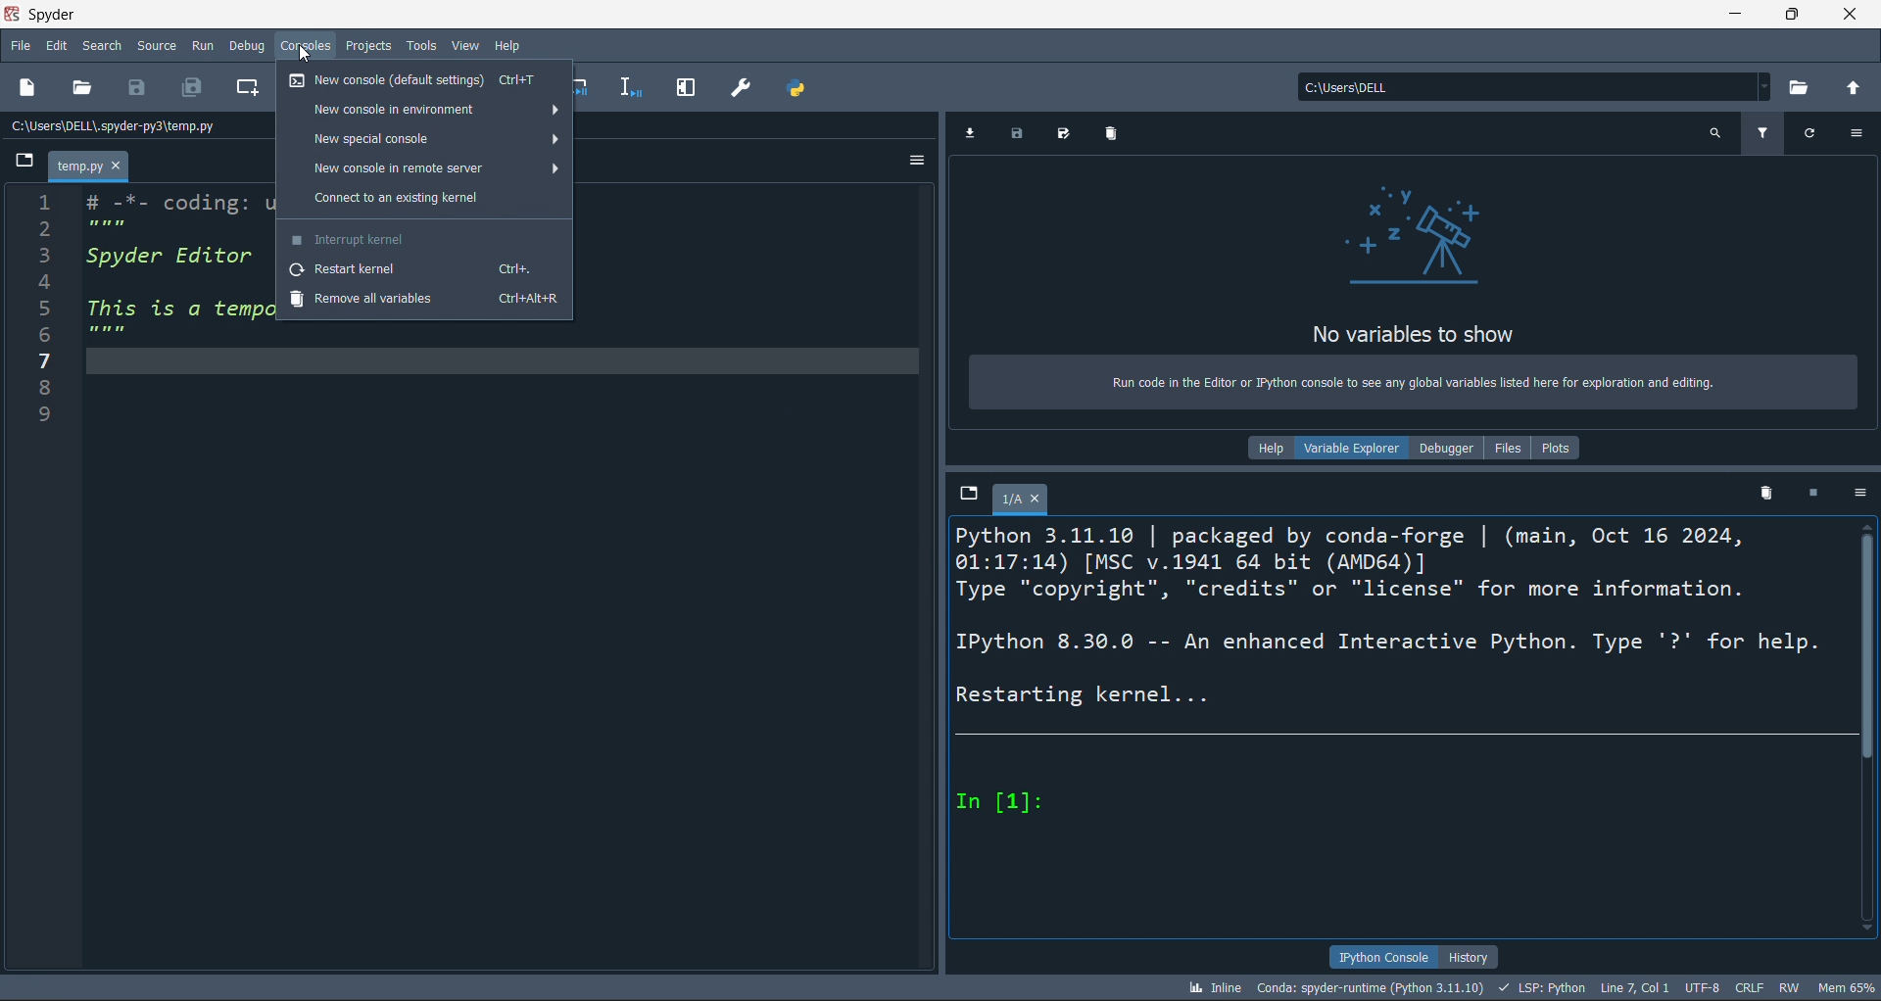 The width and height of the screenshot is (1881, 1001). Describe the element at coordinates (1717, 135) in the screenshot. I see `search variables` at that location.